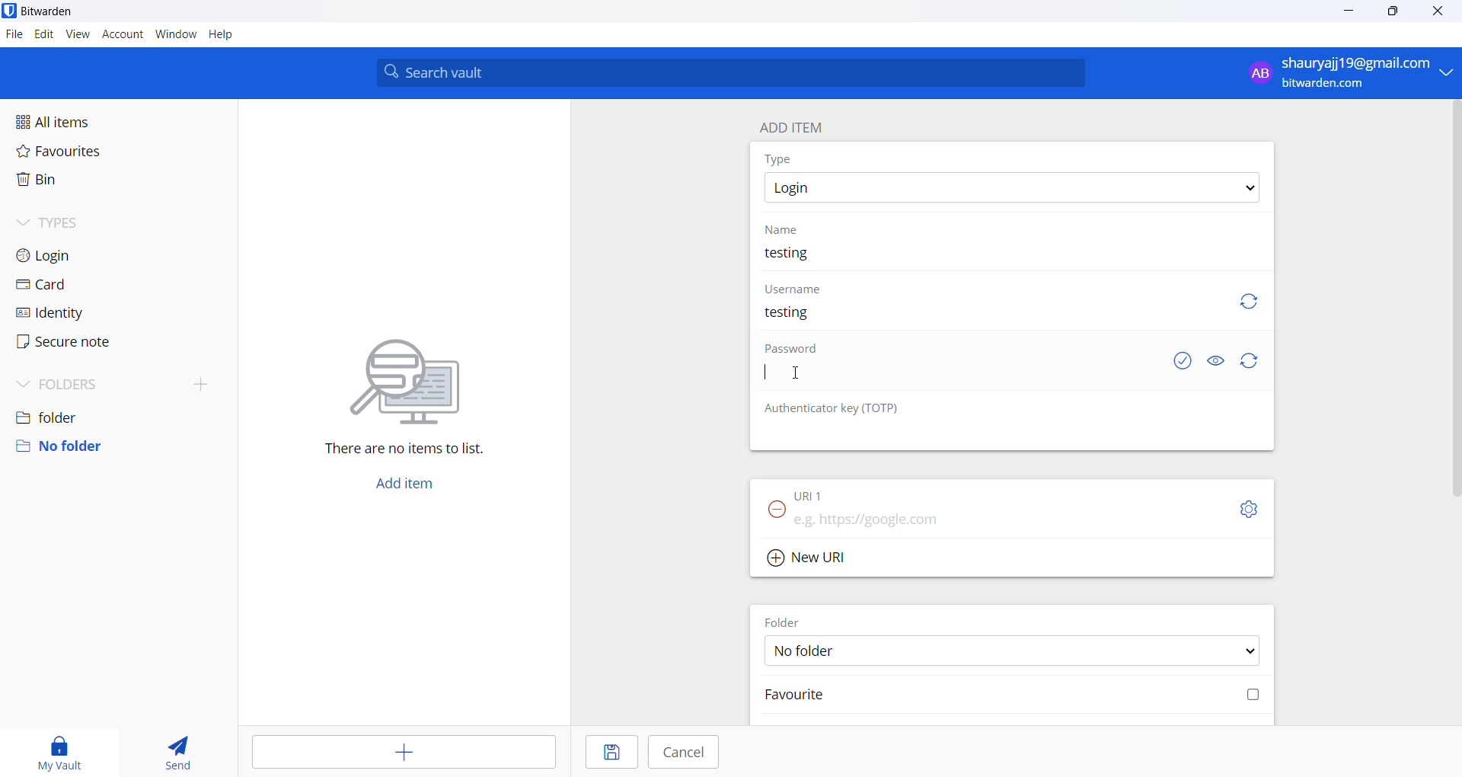  I want to click on show or hide, so click(1219, 358).